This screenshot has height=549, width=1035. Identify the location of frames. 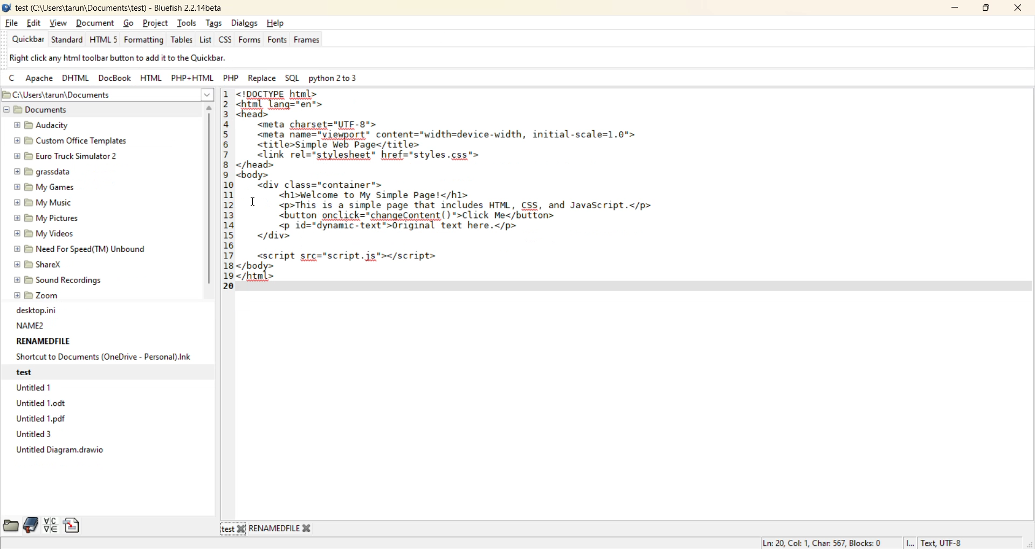
(307, 41).